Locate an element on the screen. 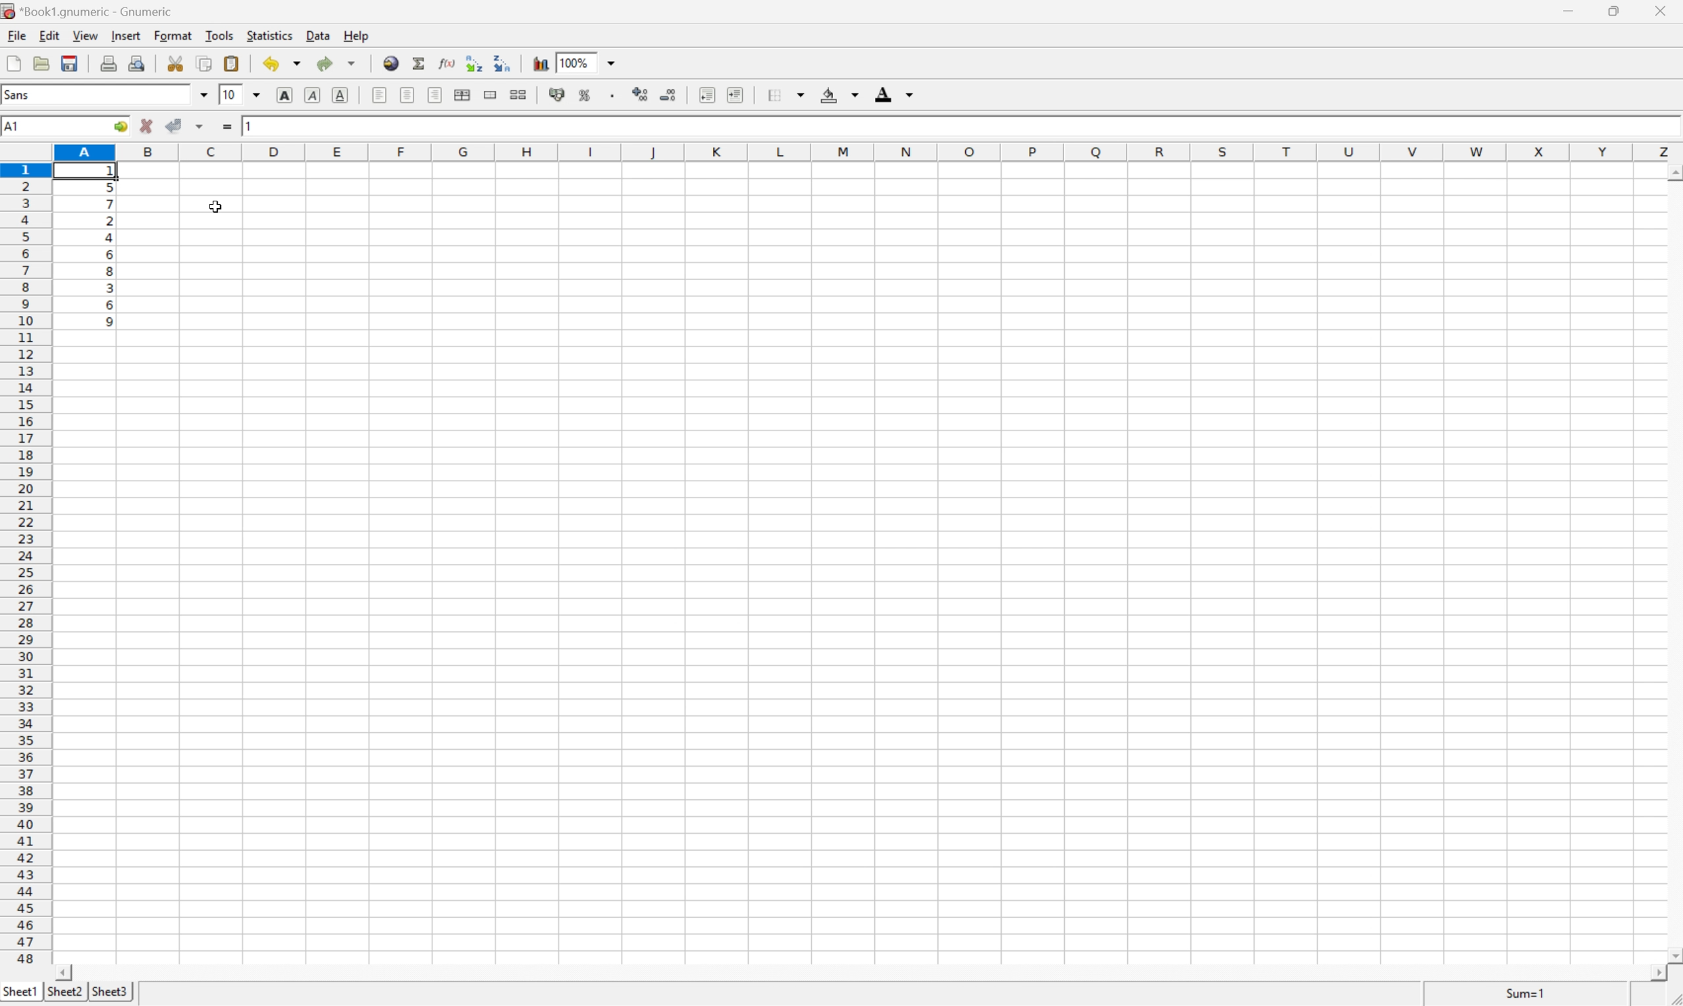 The image size is (1683, 1006). cut is located at coordinates (177, 63).